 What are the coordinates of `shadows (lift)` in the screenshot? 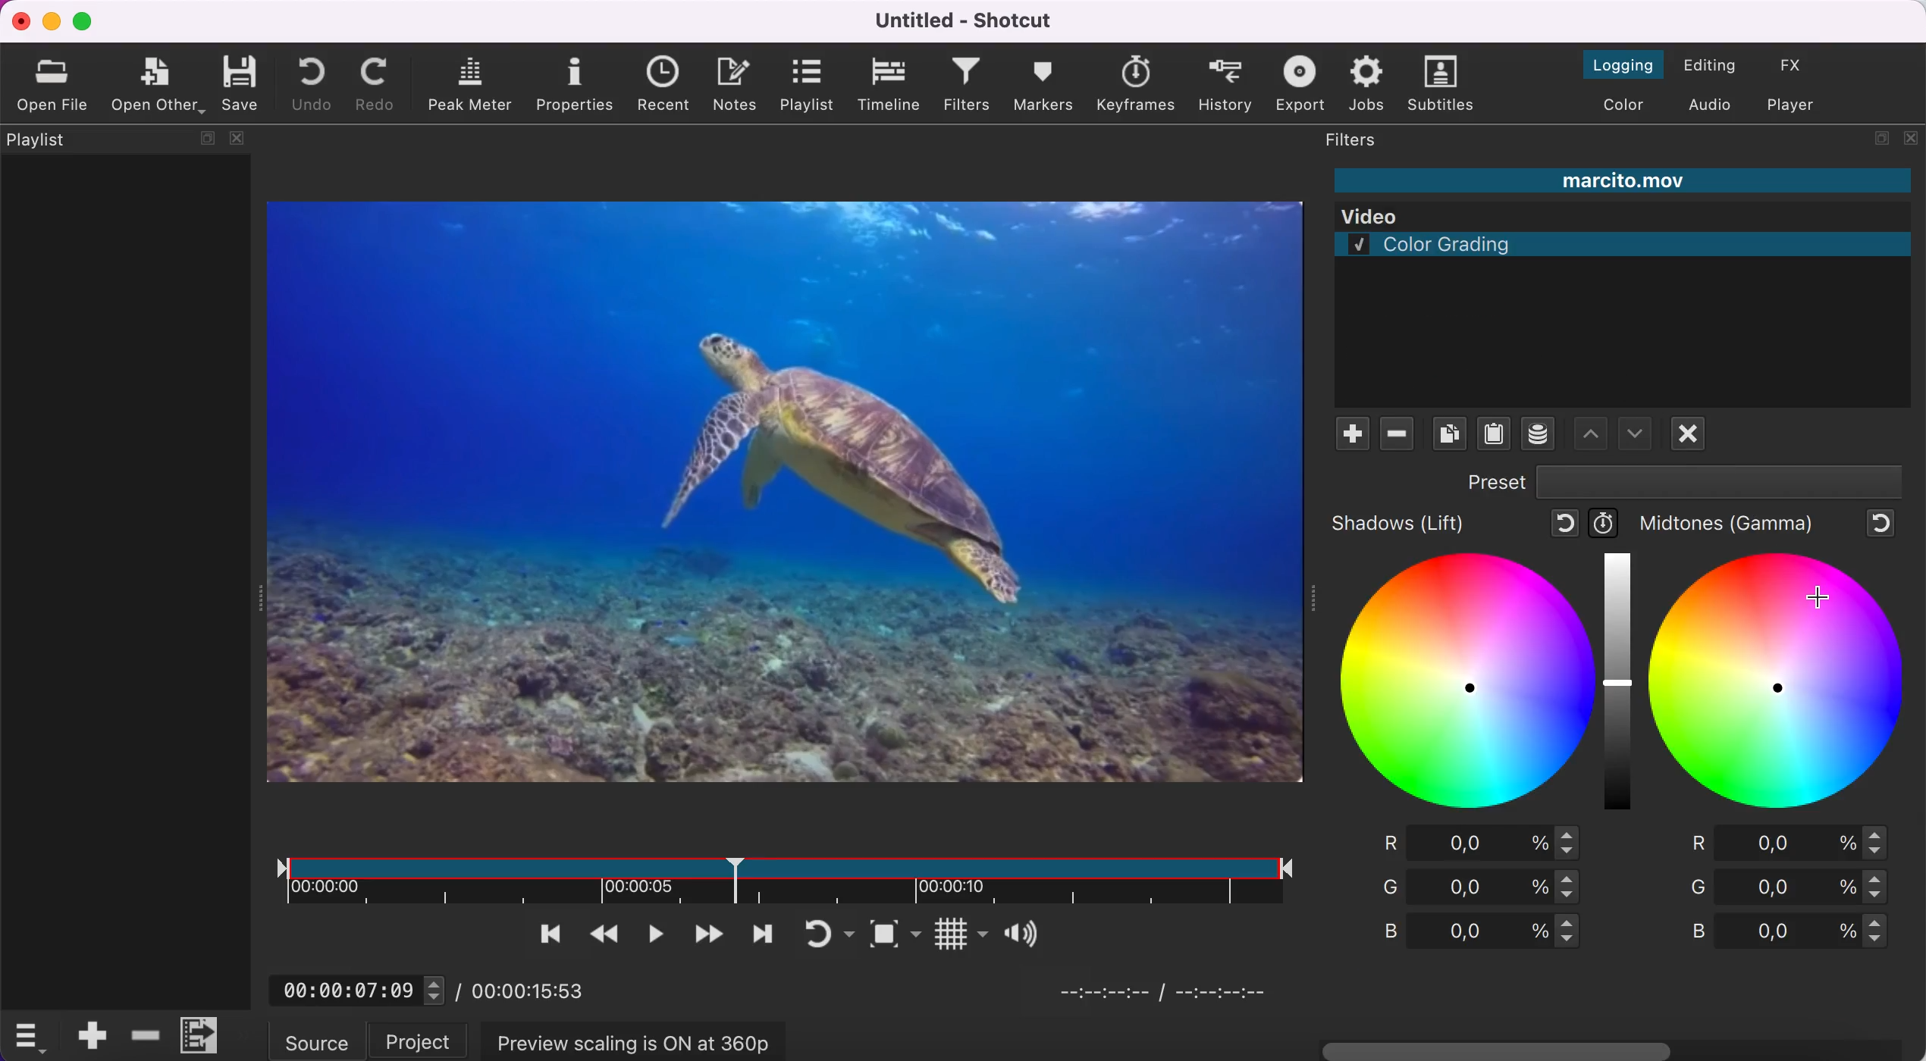 It's located at (1408, 525).